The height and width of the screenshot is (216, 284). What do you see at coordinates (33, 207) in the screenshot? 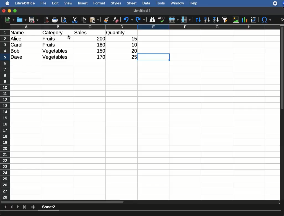
I see `add` at bounding box center [33, 207].